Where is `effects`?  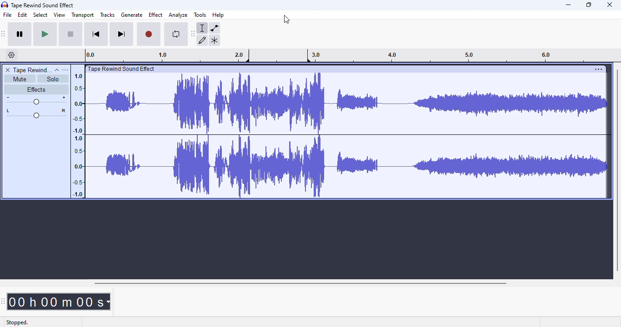 effects is located at coordinates (36, 90).